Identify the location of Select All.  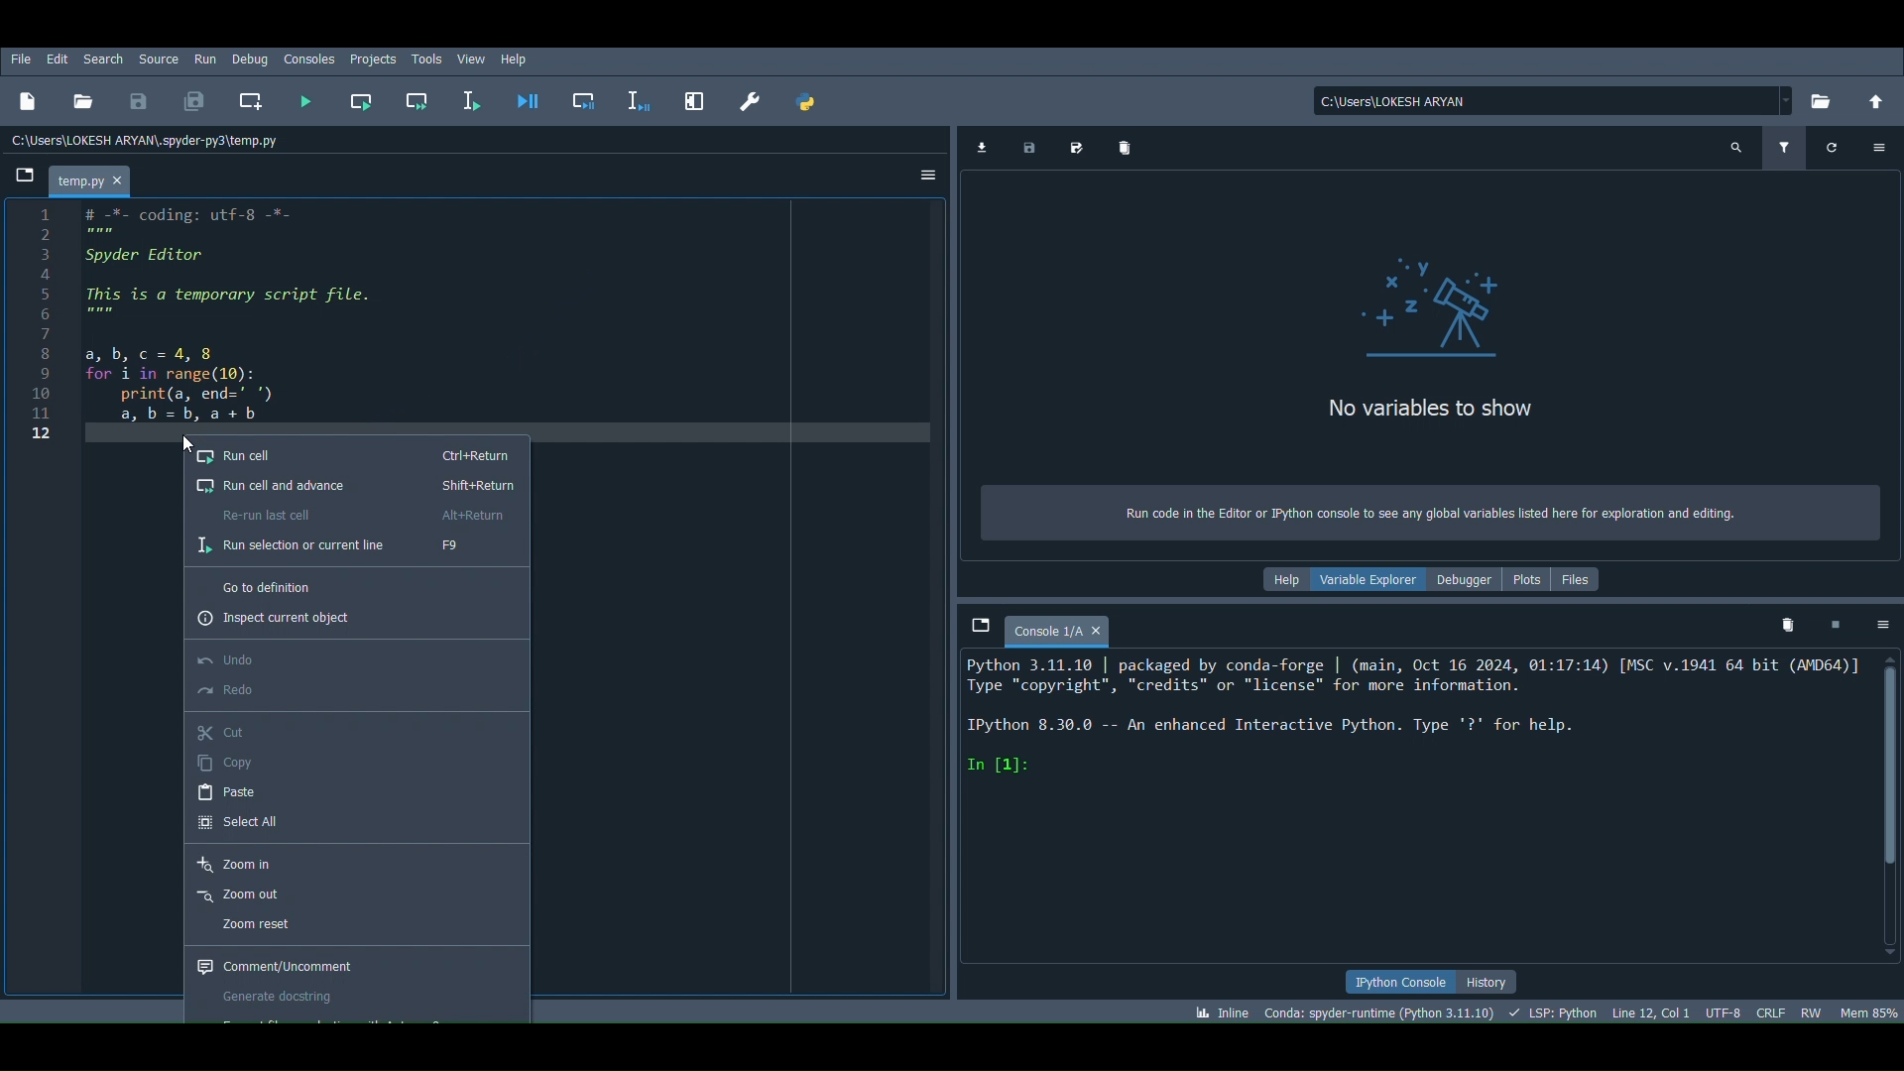
(344, 824).